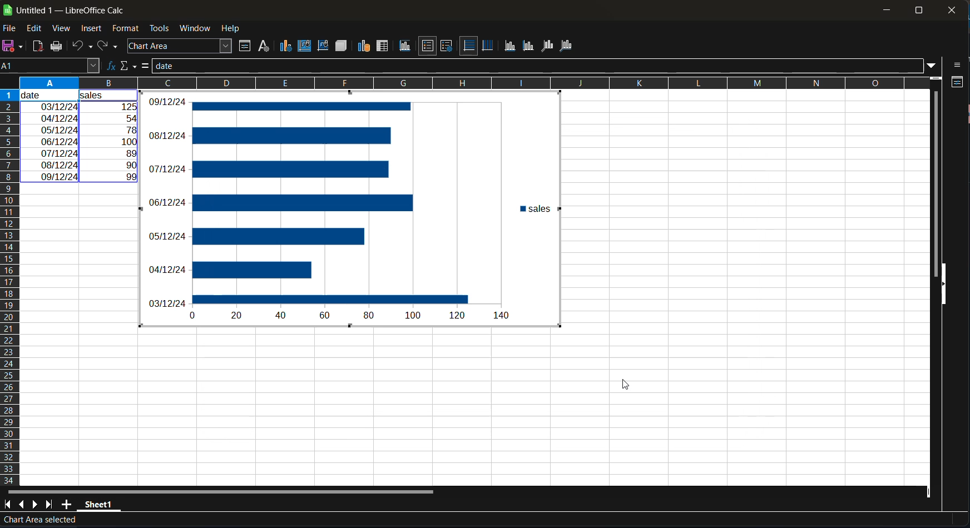  Describe the element at coordinates (952, 10) in the screenshot. I see `close` at that location.